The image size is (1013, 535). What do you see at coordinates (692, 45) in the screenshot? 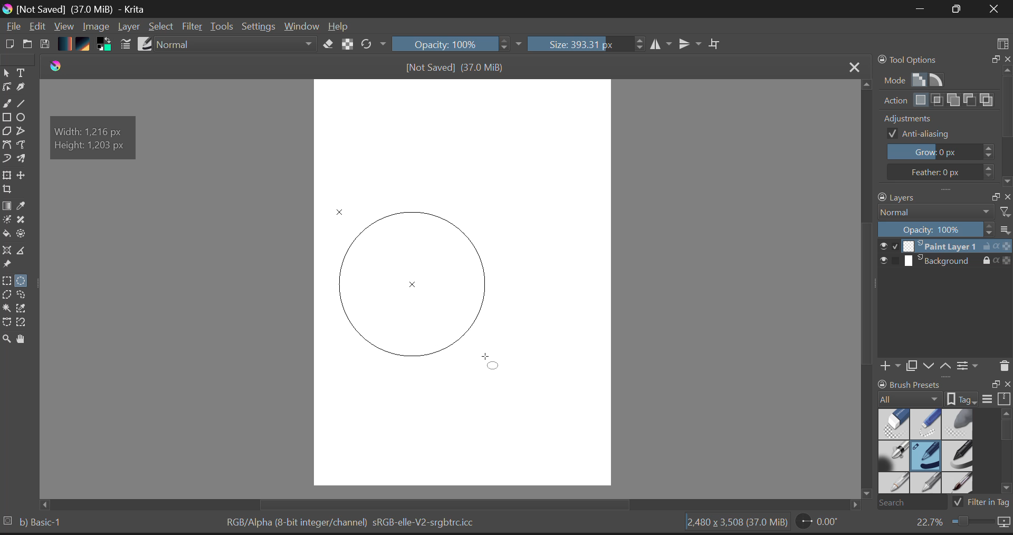
I see `Horizontal Mirror Flip` at bounding box center [692, 45].